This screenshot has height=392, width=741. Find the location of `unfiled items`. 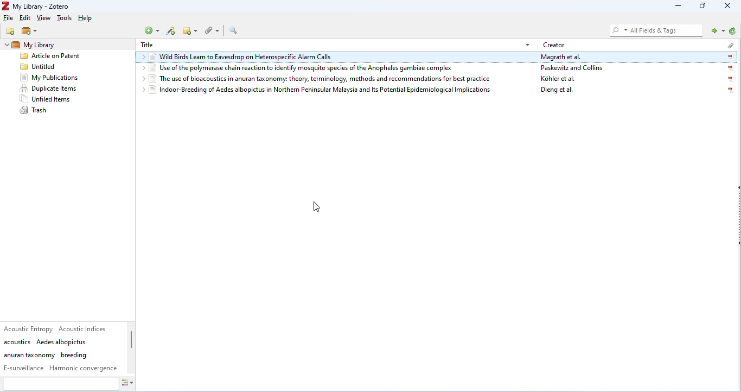

unfiled items is located at coordinates (48, 99).